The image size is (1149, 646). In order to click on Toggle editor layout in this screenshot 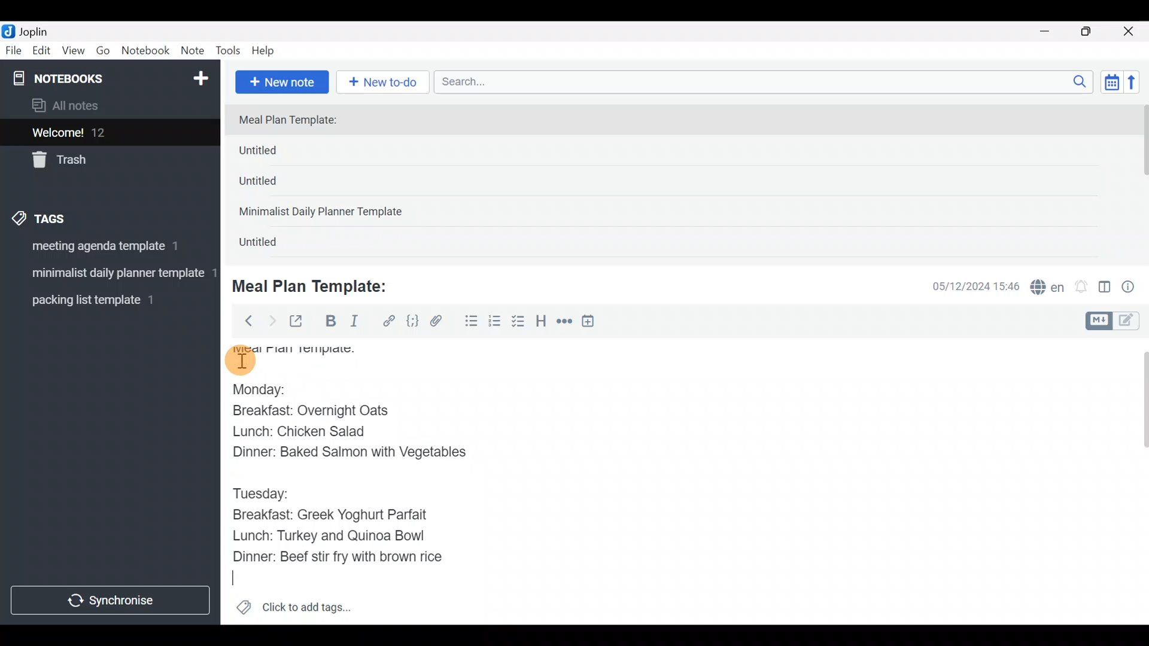, I will do `click(1105, 288)`.